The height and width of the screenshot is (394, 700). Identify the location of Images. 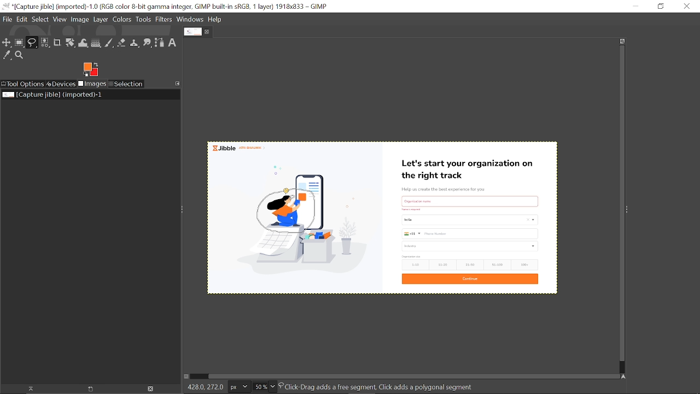
(93, 84).